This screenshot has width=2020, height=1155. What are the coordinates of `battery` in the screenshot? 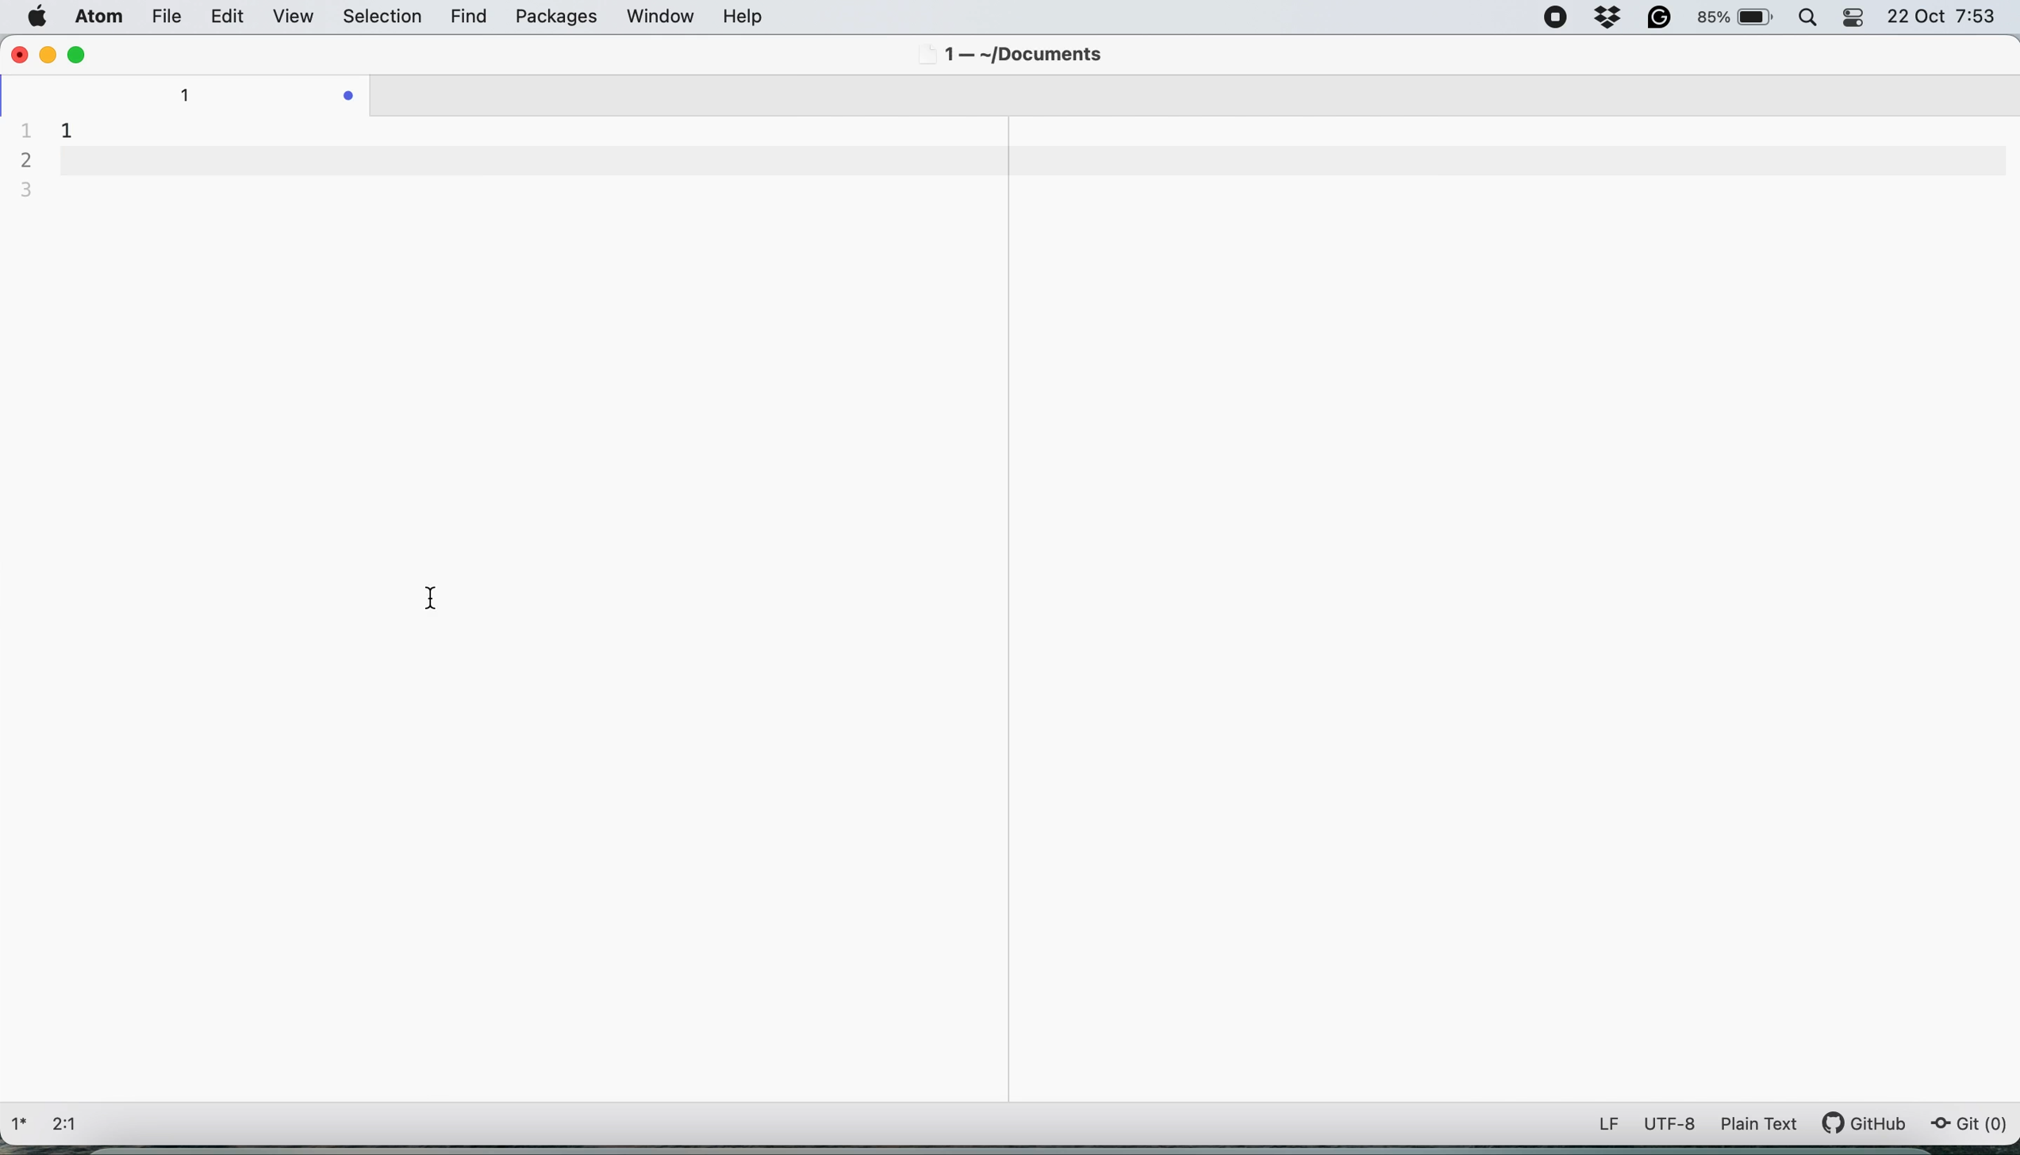 It's located at (1734, 15).